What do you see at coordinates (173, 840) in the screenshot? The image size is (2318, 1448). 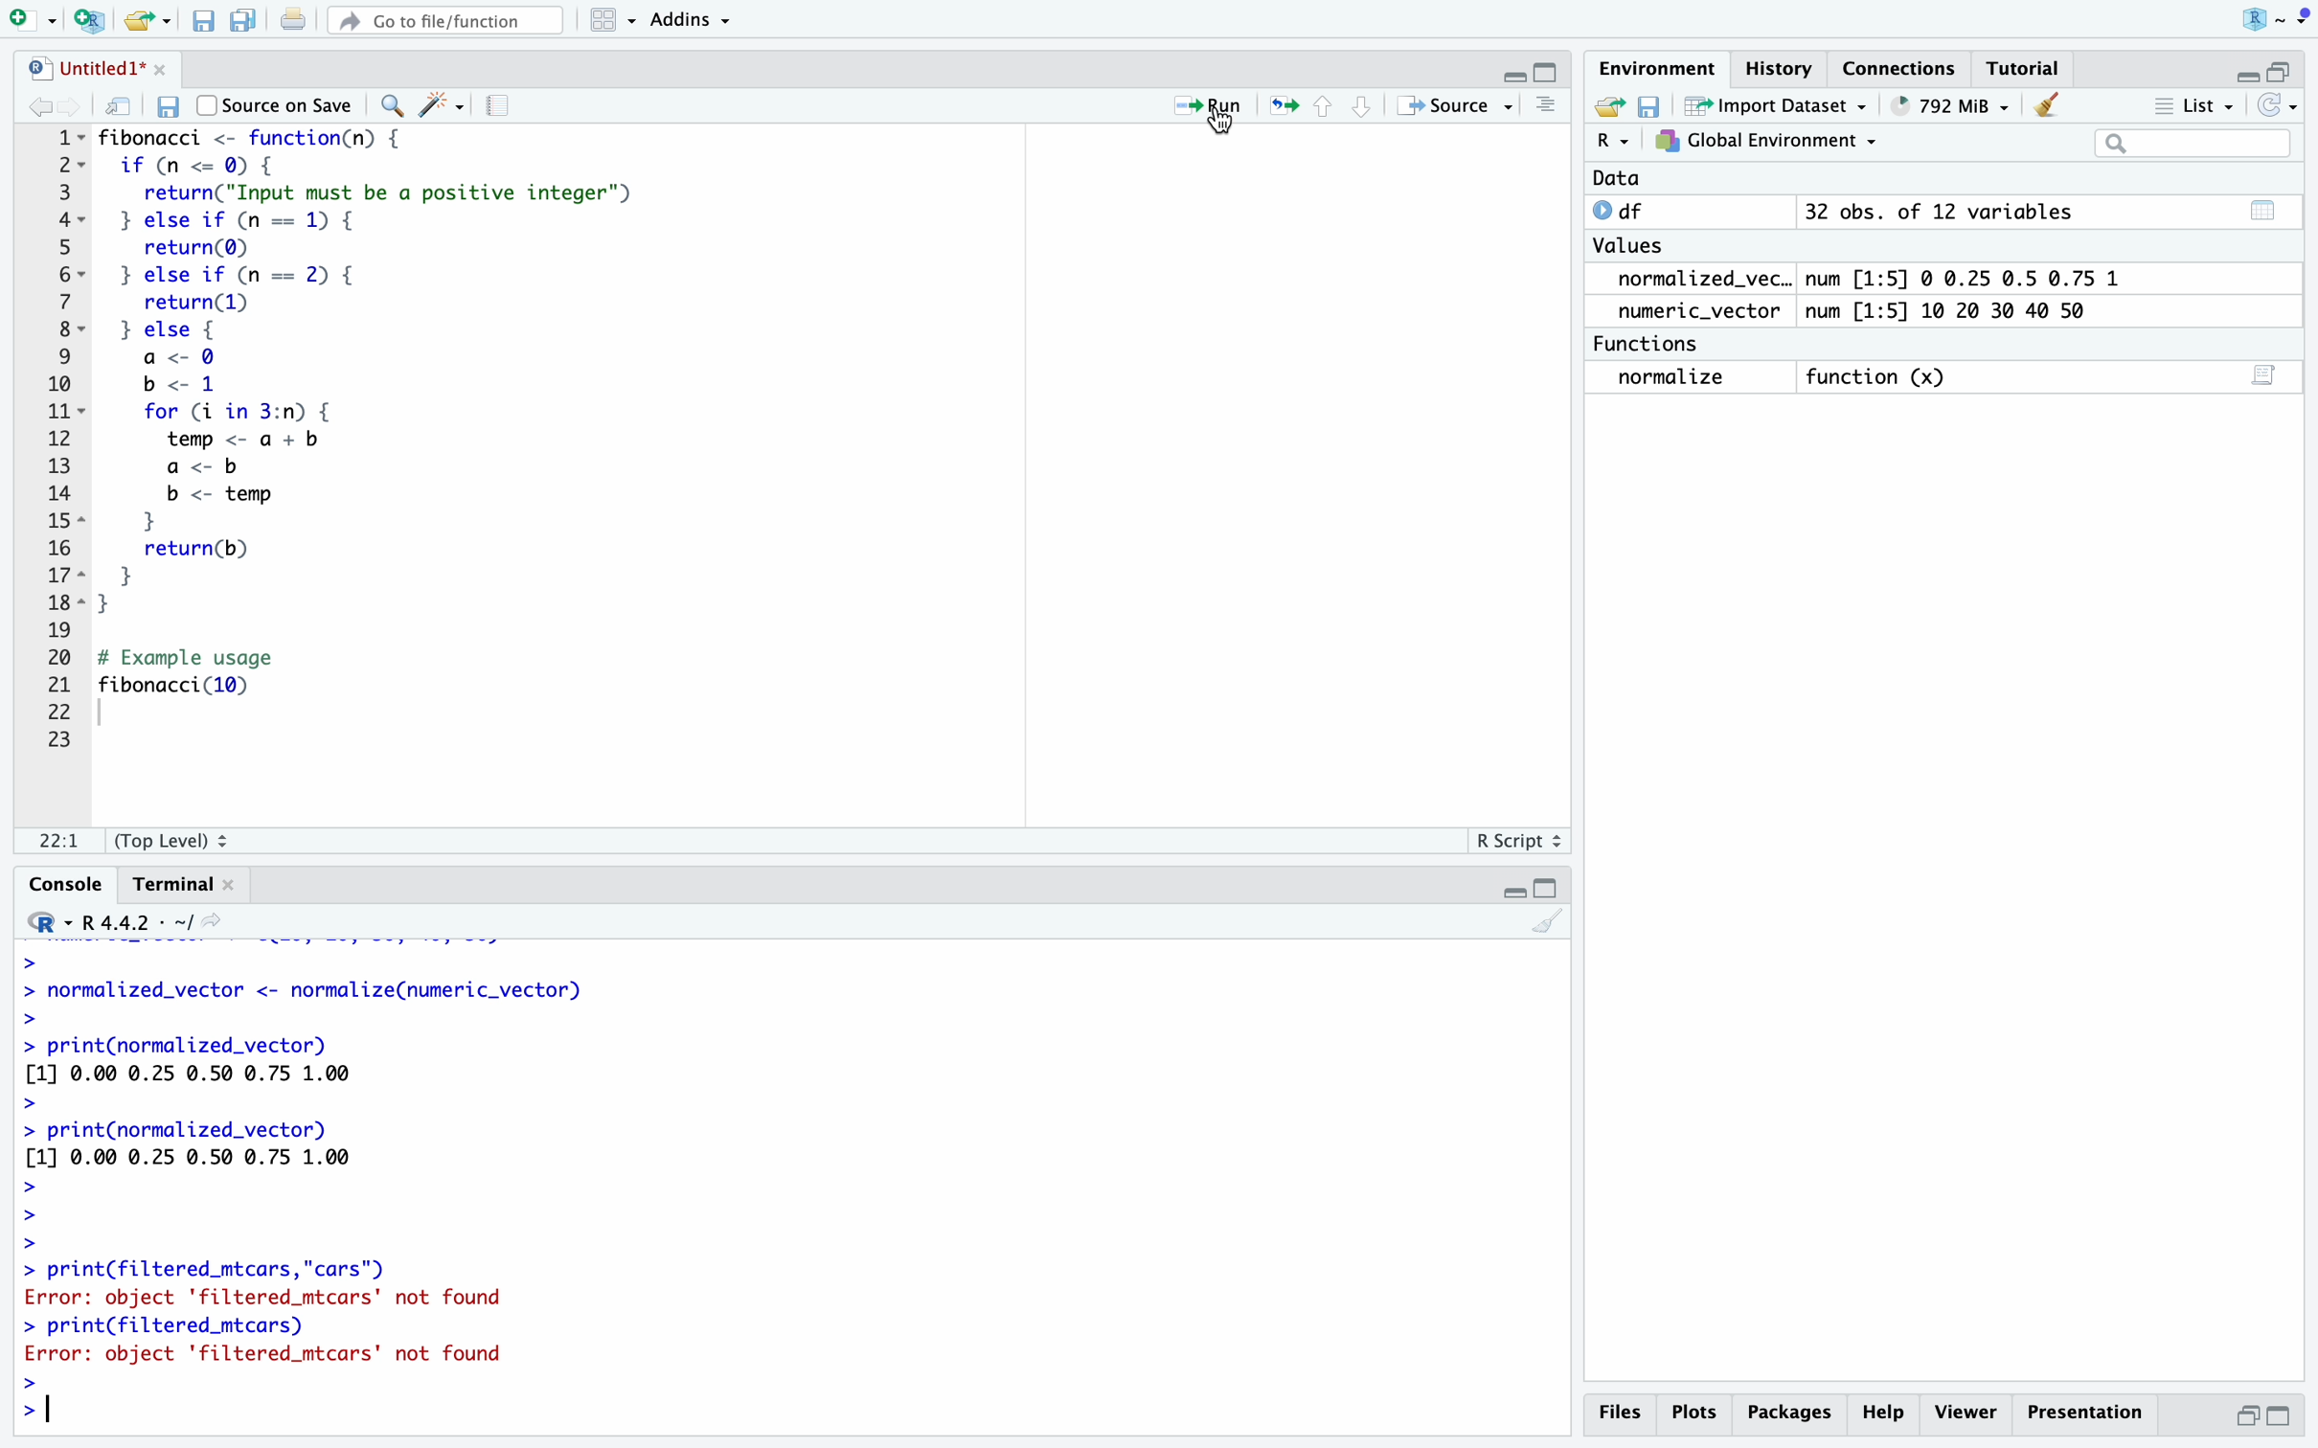 I see `(Top level)` at bounding box center [173, 840].